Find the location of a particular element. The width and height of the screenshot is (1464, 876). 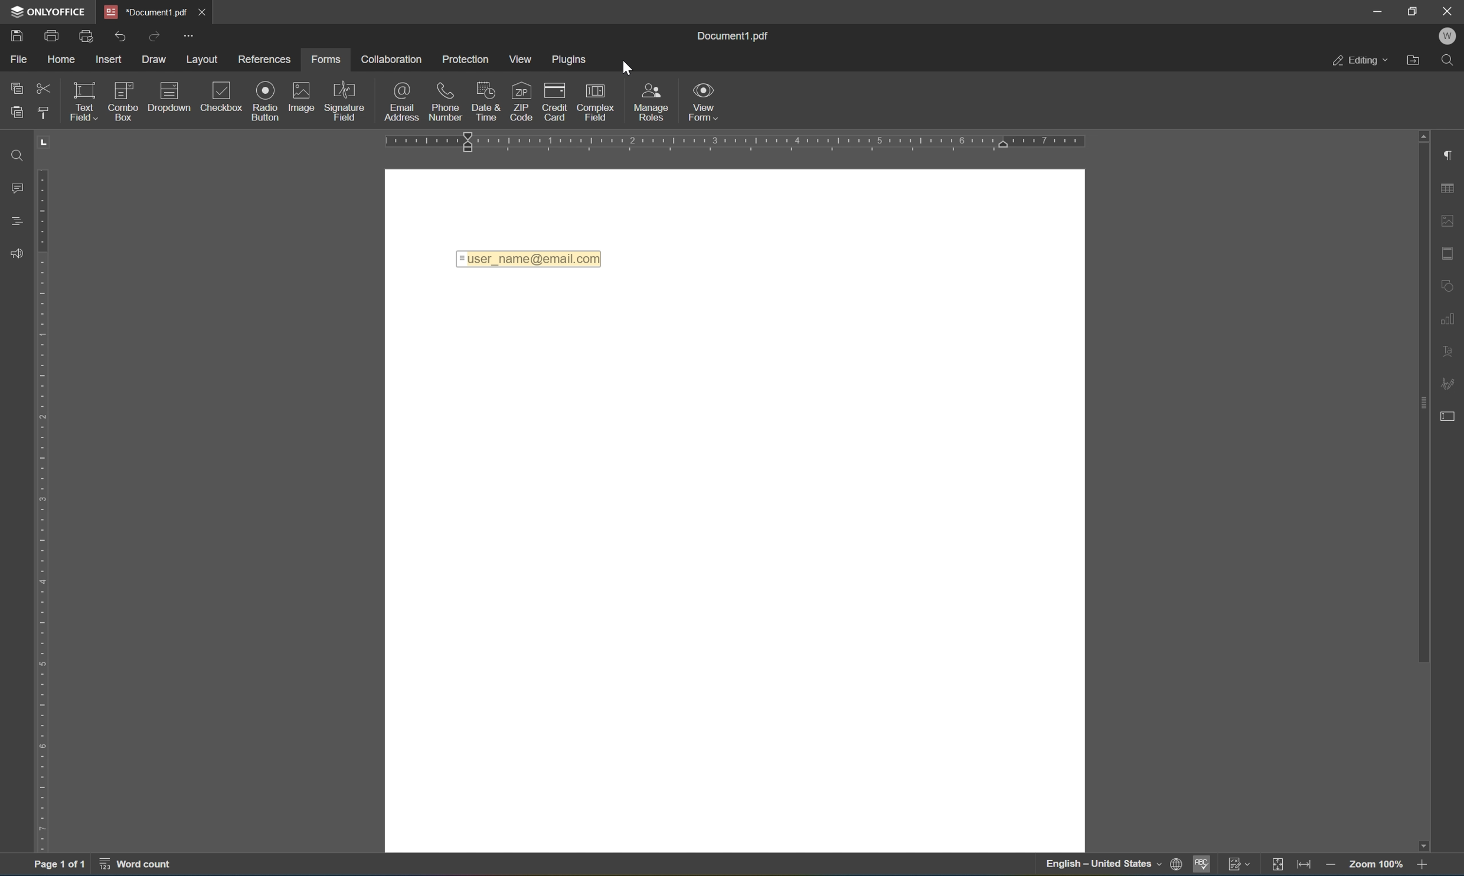

headings is located at coordinates (18, 220).